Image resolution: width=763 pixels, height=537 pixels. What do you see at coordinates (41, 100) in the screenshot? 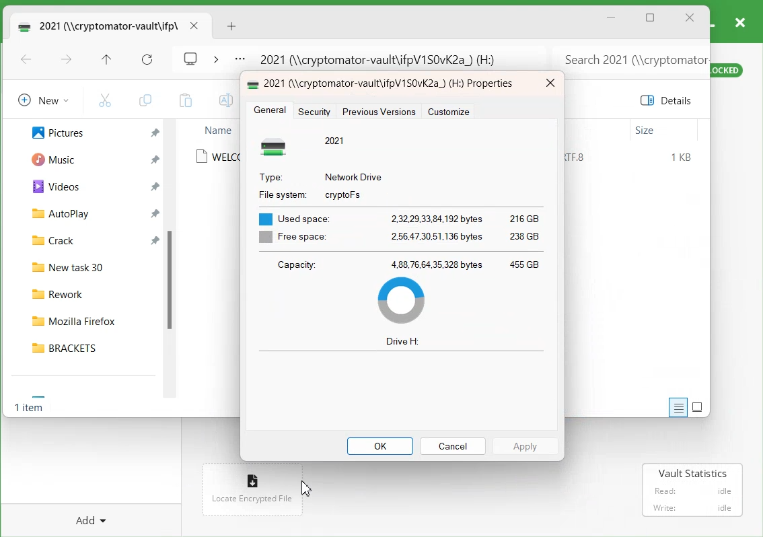
I see `New` at bounding box center [41, 100].